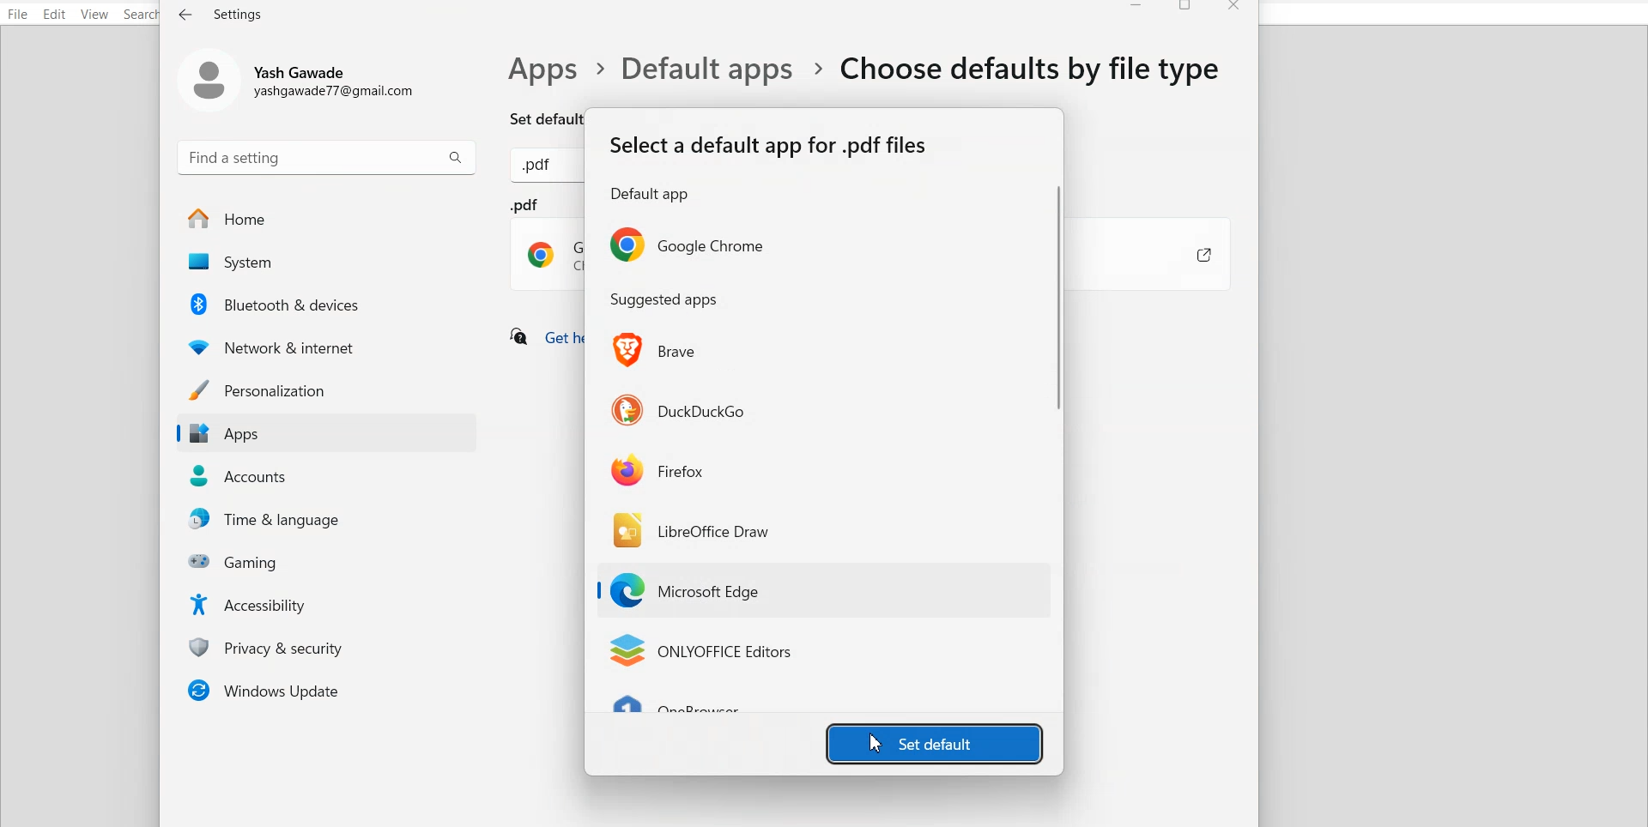  What do you see at coordinates (55, 14) in the screenshot?
I see `Edit` at bounding box center [55, 14].